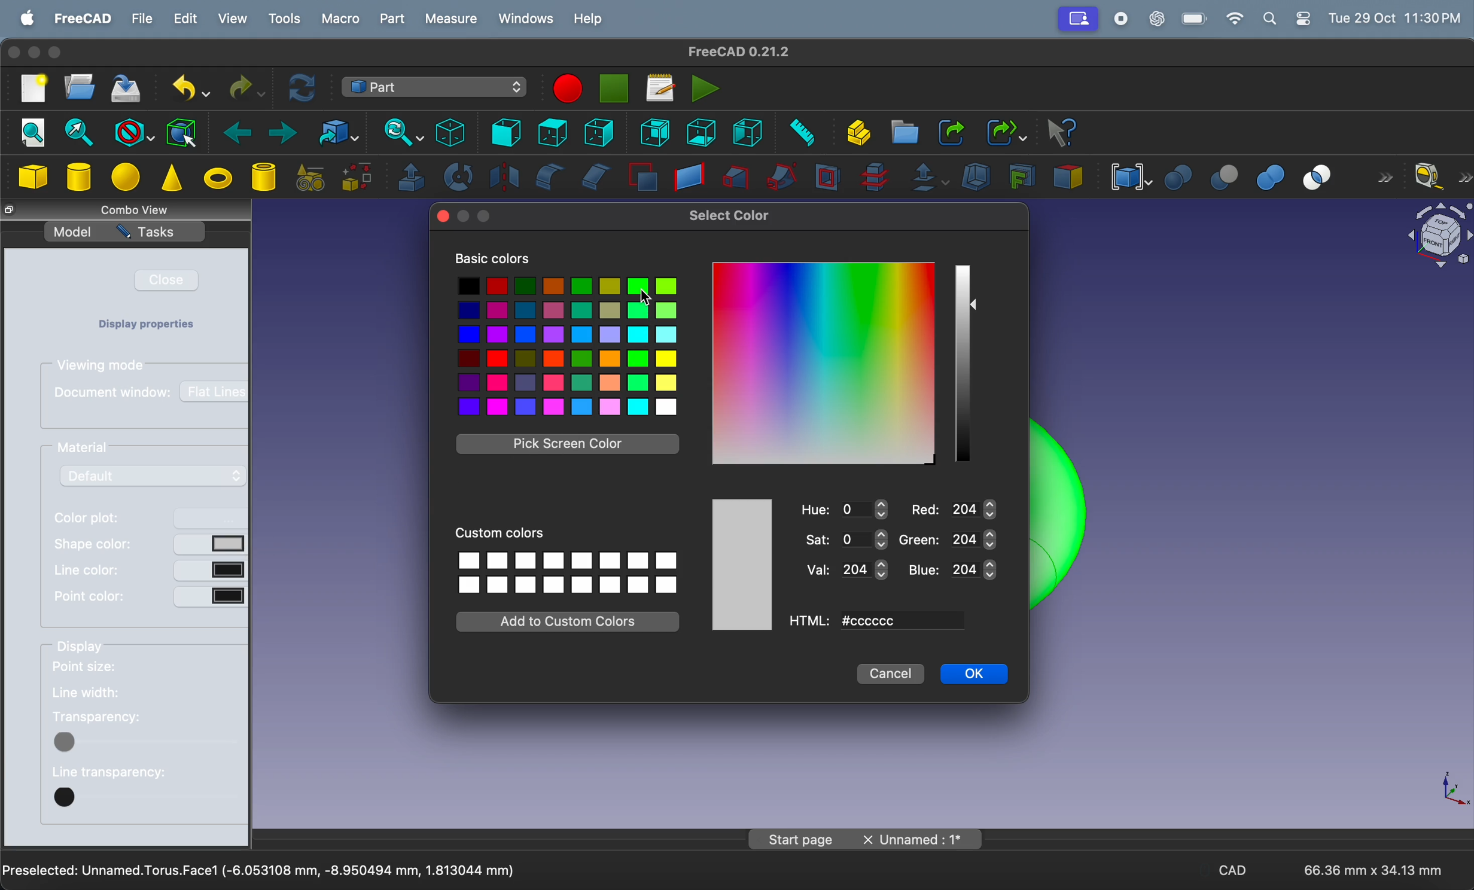 The height and width of the screenshot is (890, 1474). I want to click on make face from wires, so click(642, 179).